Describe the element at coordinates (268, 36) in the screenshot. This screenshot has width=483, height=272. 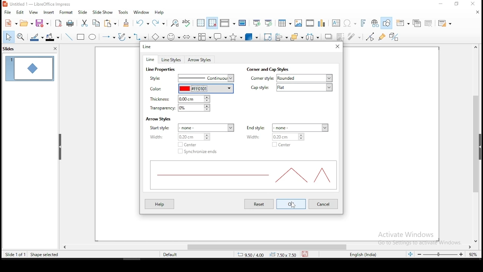
I see `rotate` at that location.